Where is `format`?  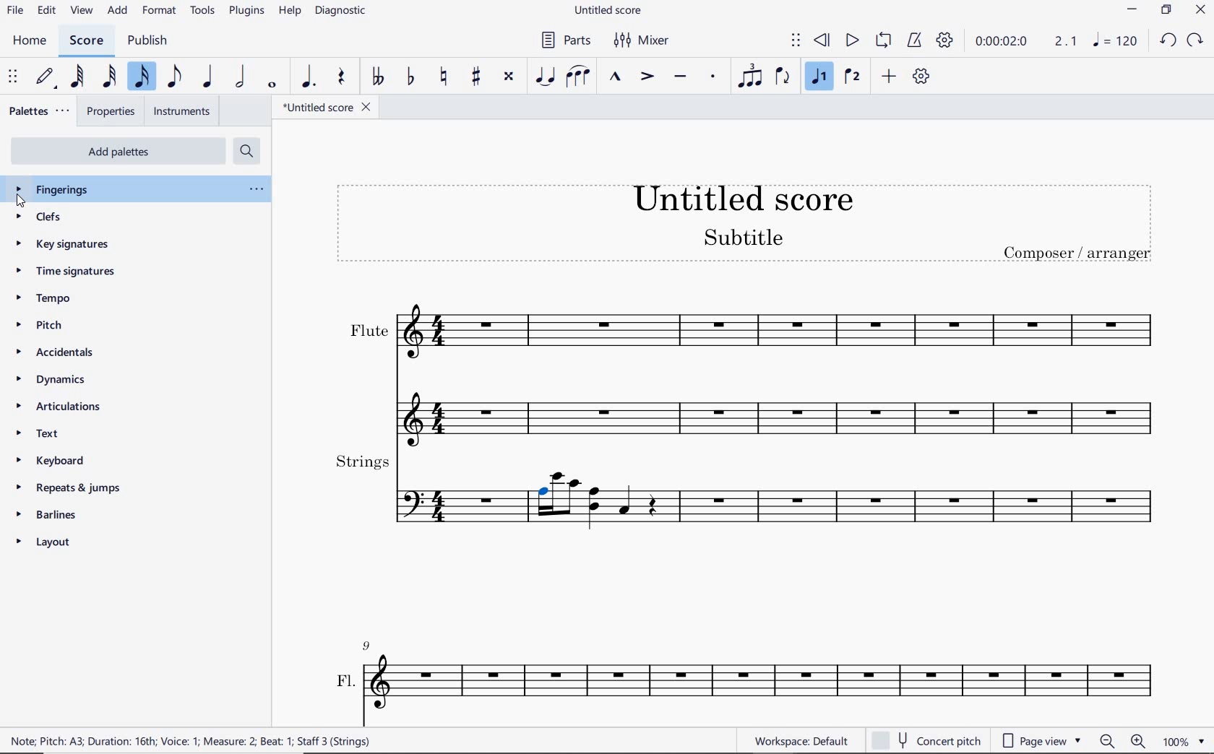
format is located at coordinates (162, 12).